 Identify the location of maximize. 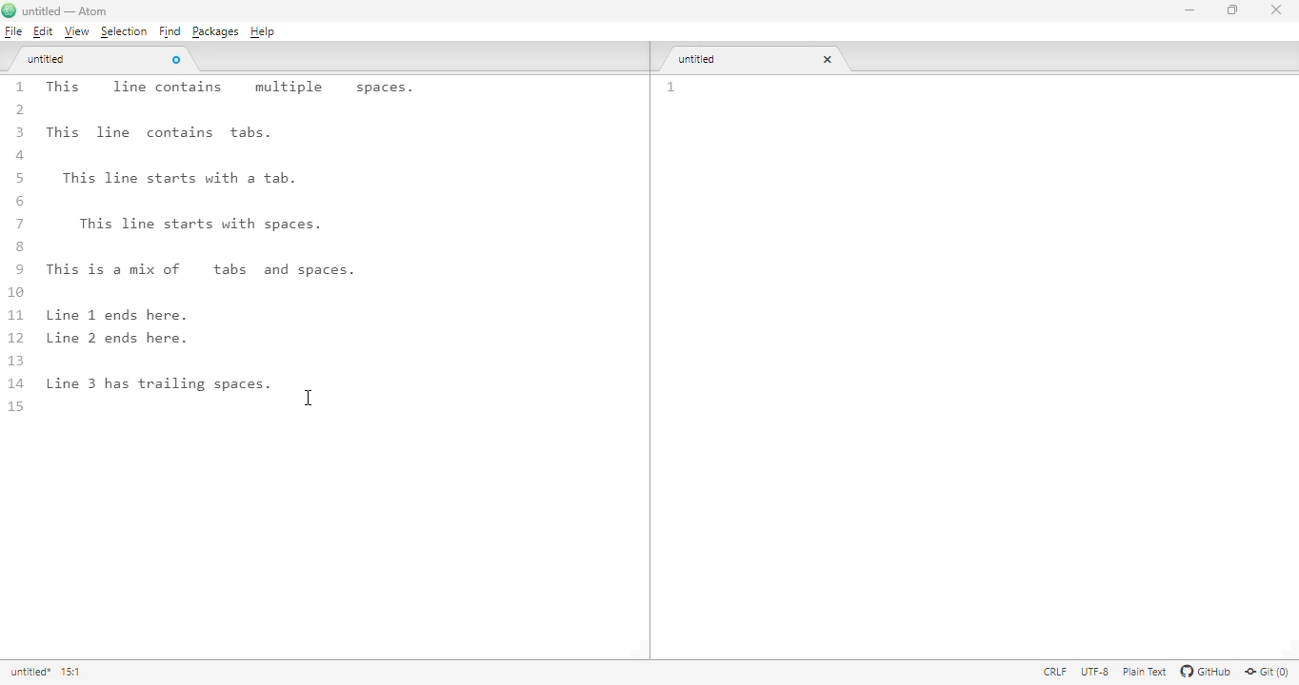
(1234, 9).